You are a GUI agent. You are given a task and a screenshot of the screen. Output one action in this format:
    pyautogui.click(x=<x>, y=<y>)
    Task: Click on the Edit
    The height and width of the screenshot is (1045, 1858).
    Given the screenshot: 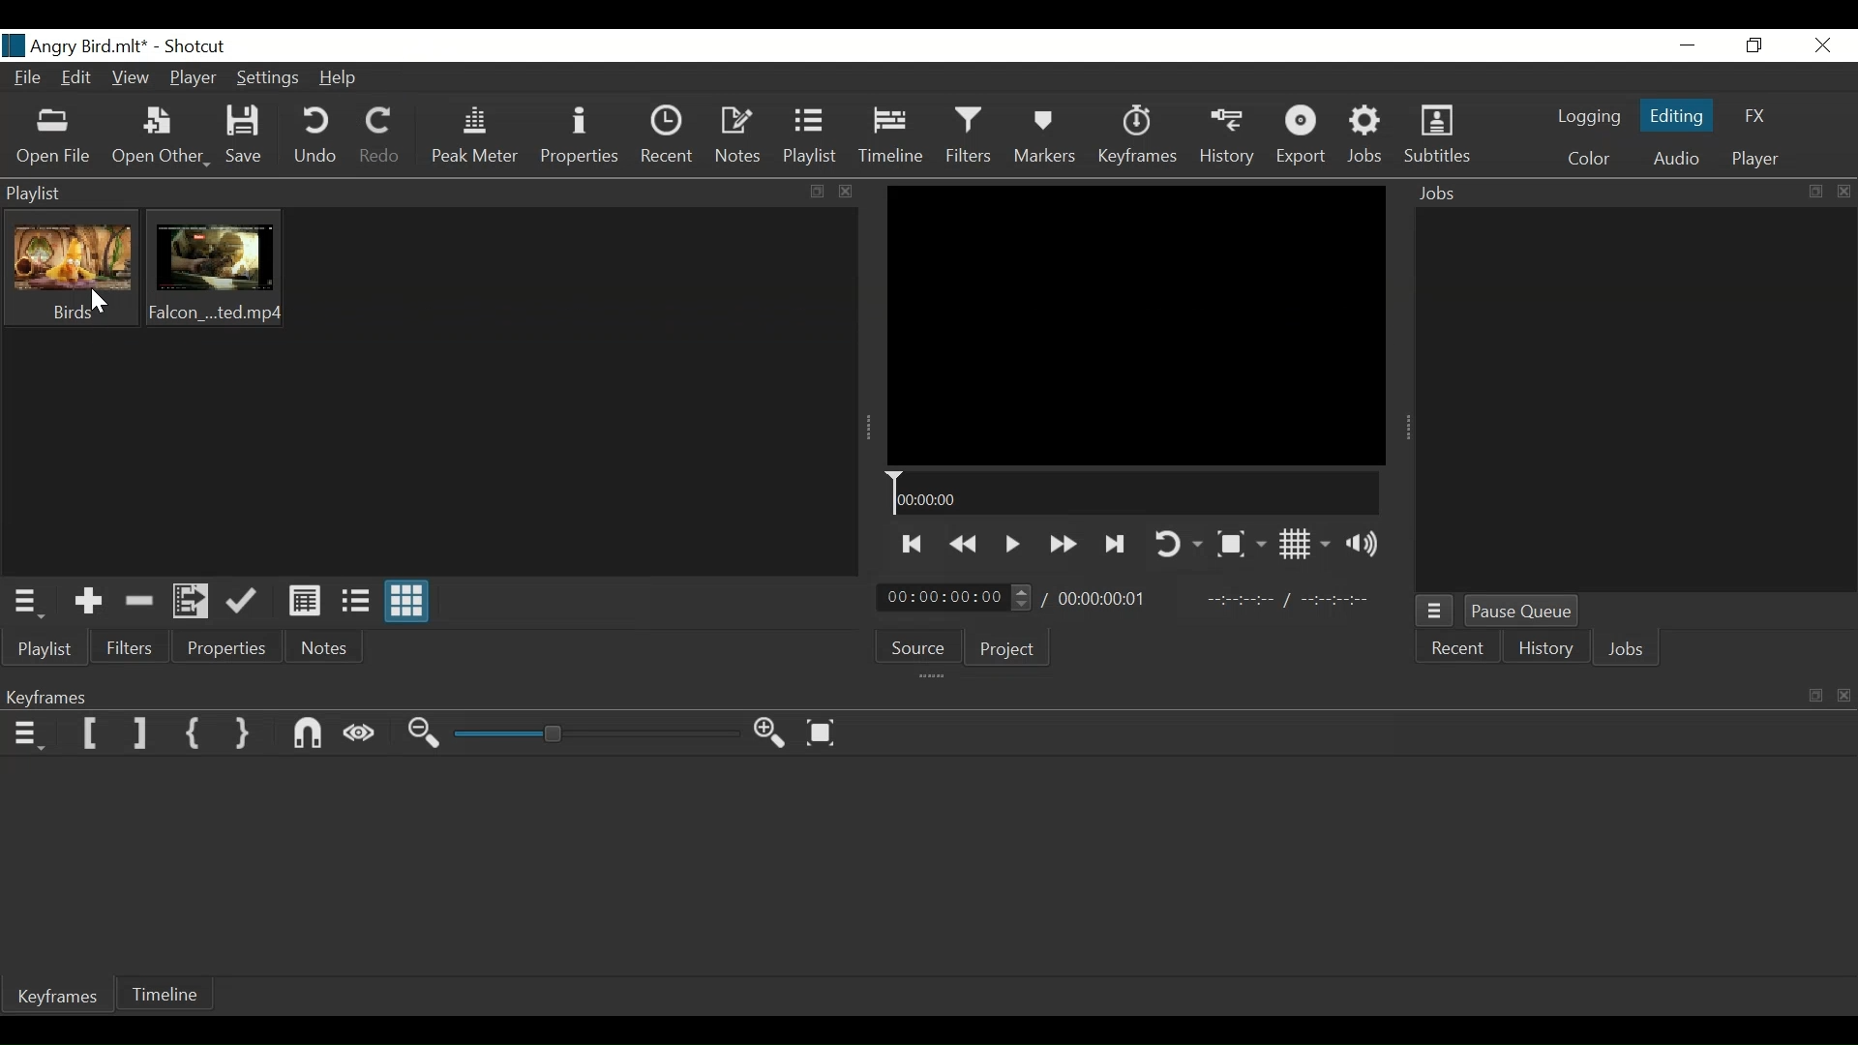 What is the action you would take?
    pyautogui.click(x=78, y=80)
    